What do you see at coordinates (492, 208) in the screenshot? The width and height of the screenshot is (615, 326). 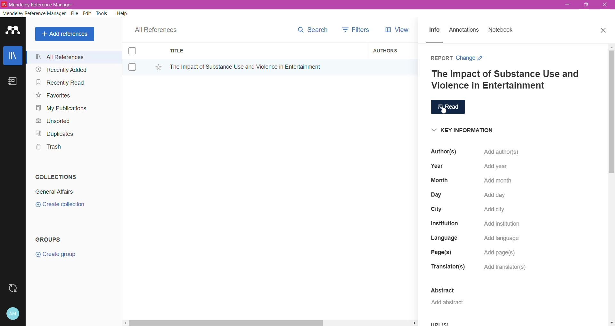 I see `Click to Add city` at bounding box center [492, 208].